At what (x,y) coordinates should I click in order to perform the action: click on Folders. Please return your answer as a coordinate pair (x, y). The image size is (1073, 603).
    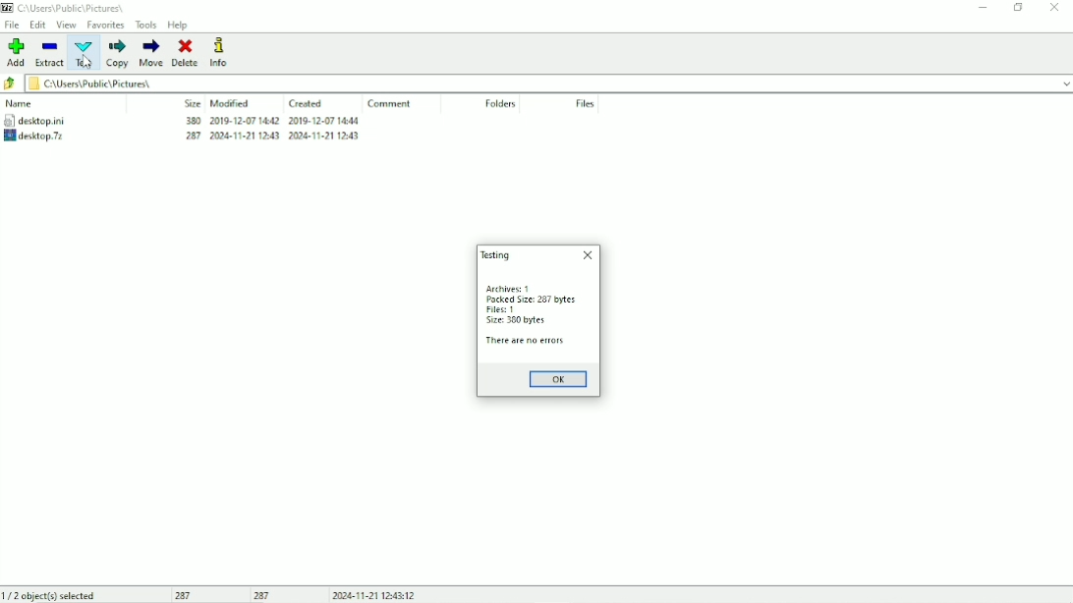
    Looking at the image, I should click on (500, 105).